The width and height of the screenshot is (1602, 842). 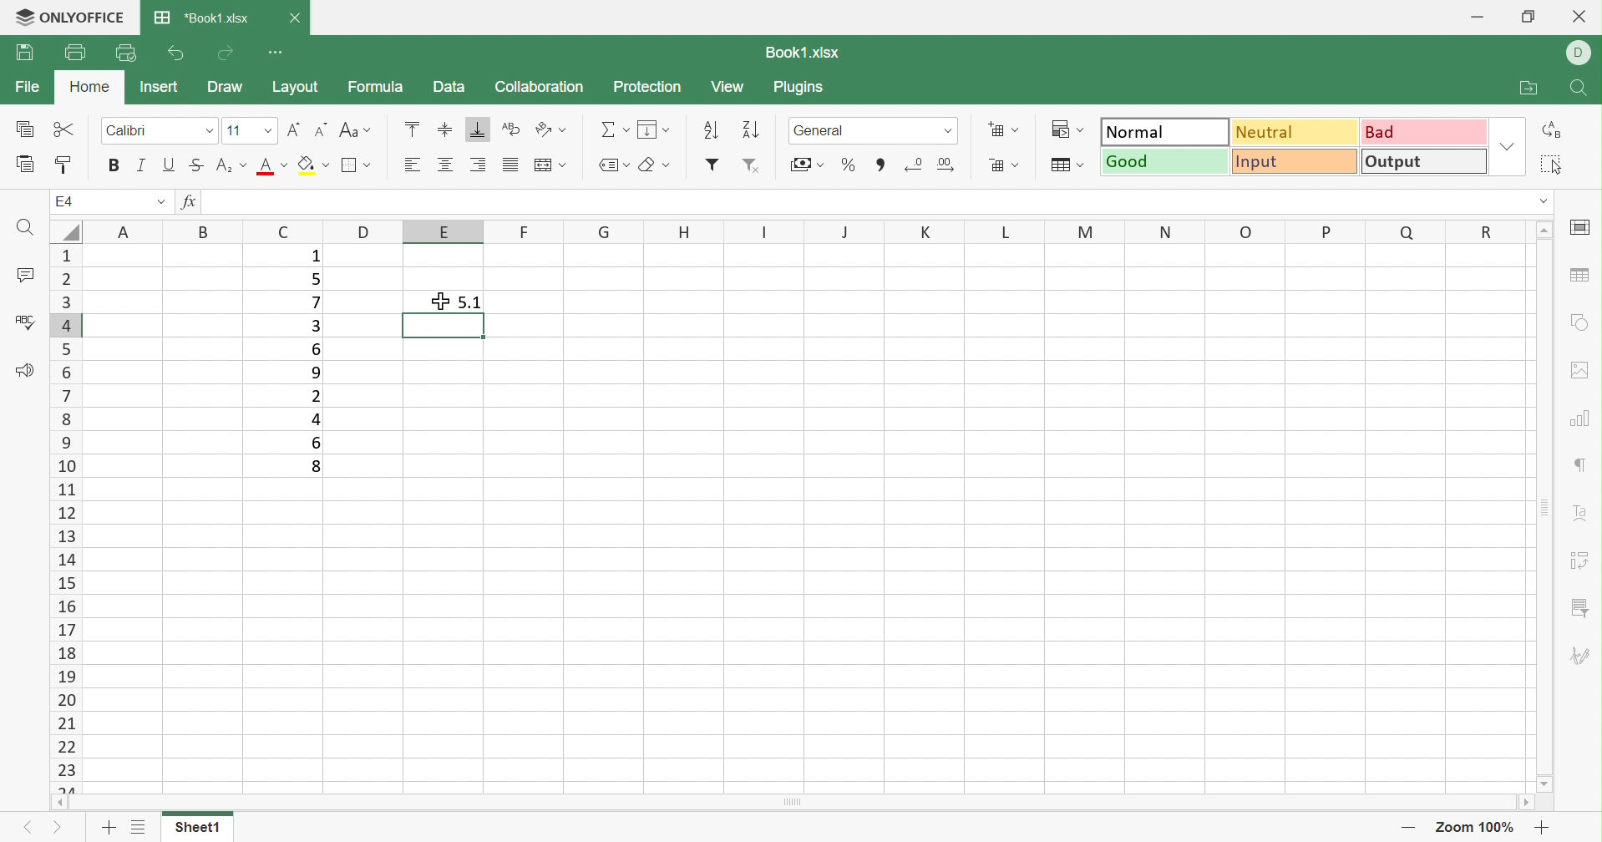 What do you see at coordinates (1579, 656) in the screenshot?
I see `Signature settings` at bounding box center [1579, 656].